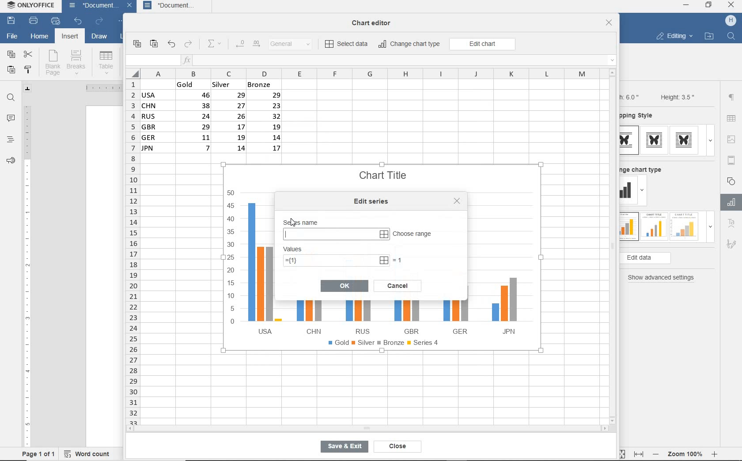  Describe the element at coordinates (29, 69) in the screenshot. I see `copy style` at that location.